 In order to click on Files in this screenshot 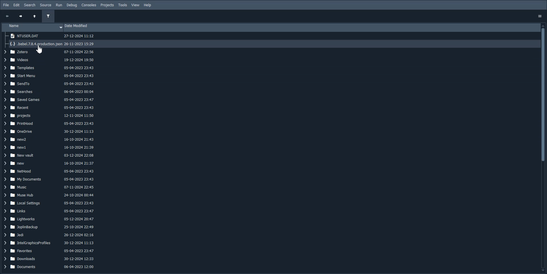, I will do `click(51, 161)`.